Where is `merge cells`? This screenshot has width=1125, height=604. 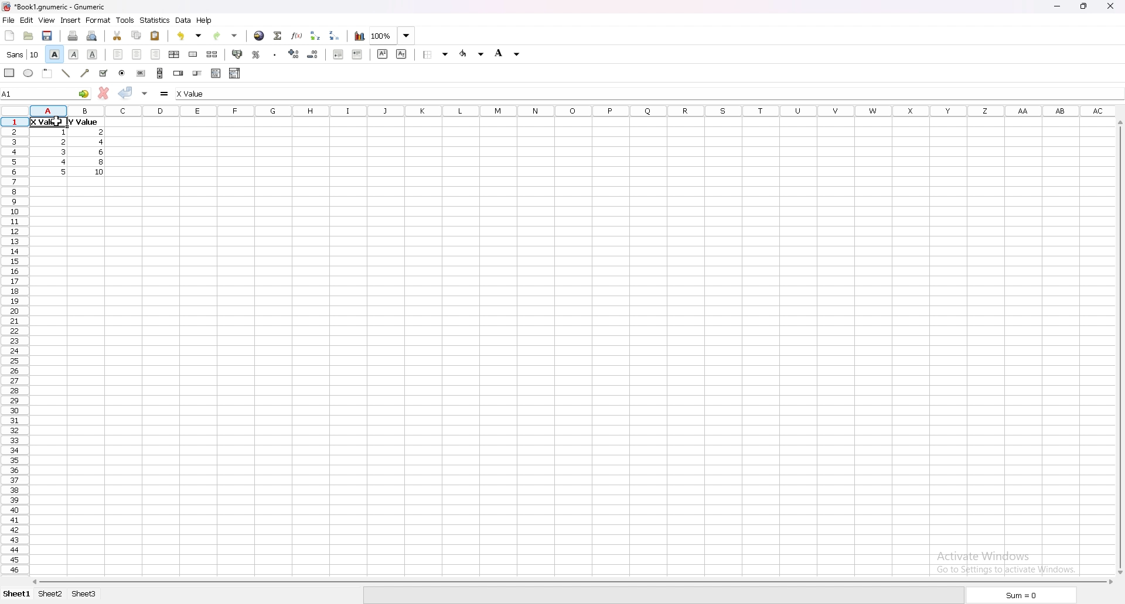 merge cells is located at coordinates (193, 54).